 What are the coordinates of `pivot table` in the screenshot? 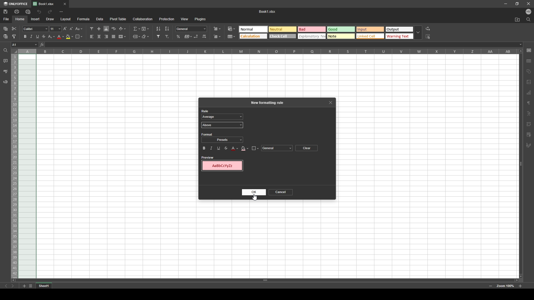 It's located at (118, 19).